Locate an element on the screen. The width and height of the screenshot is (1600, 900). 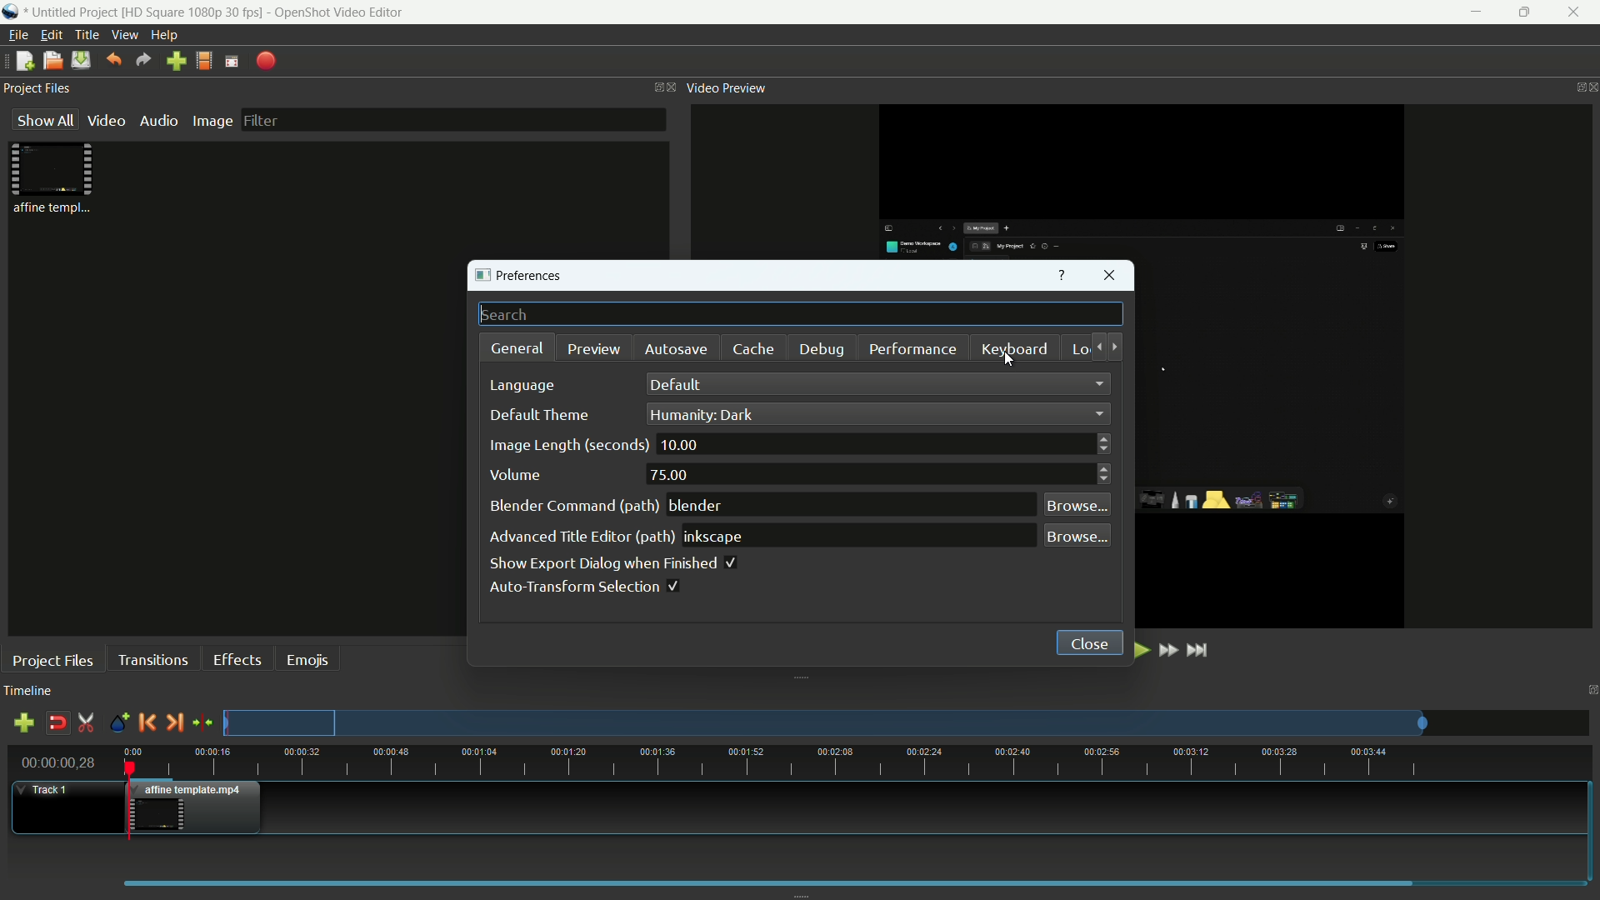
audio is located at coordinates (161, 121).